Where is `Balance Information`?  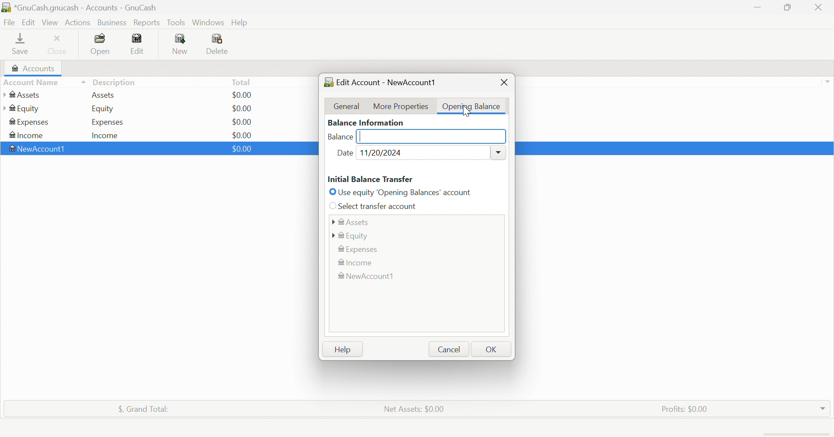
Balance Information is located at coordinates (367, 122).